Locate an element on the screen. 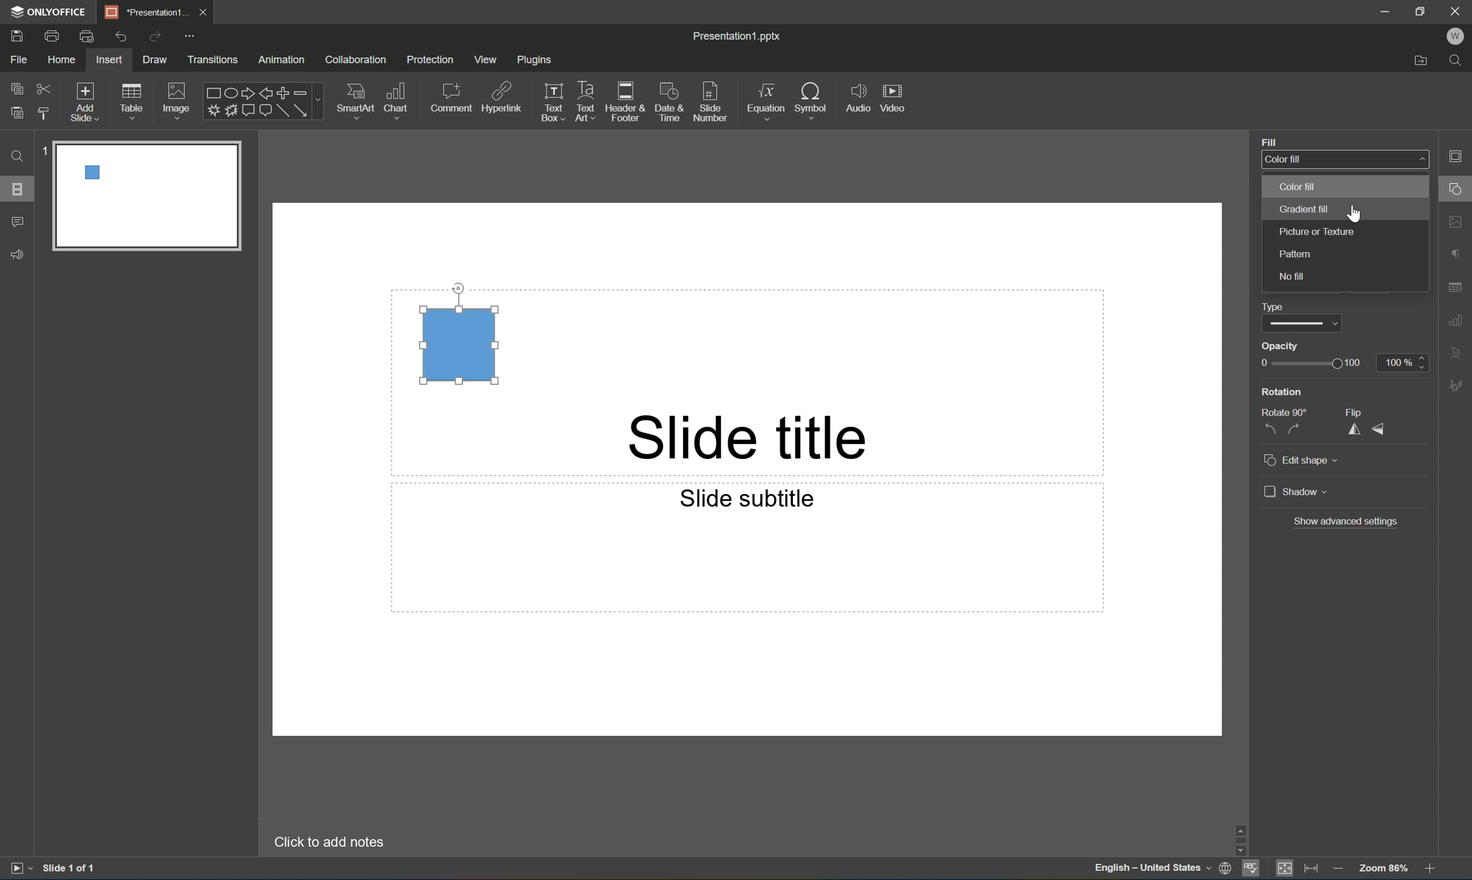 This screenshot has width=1472, height=880. Print file is located at coordinates (55, 35).